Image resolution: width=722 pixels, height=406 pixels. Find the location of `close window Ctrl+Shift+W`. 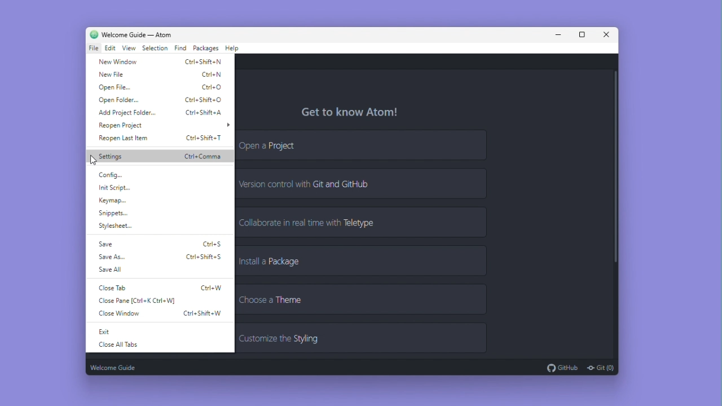

close window Ctrl+Shift+W is located at coordinates (162, 313).